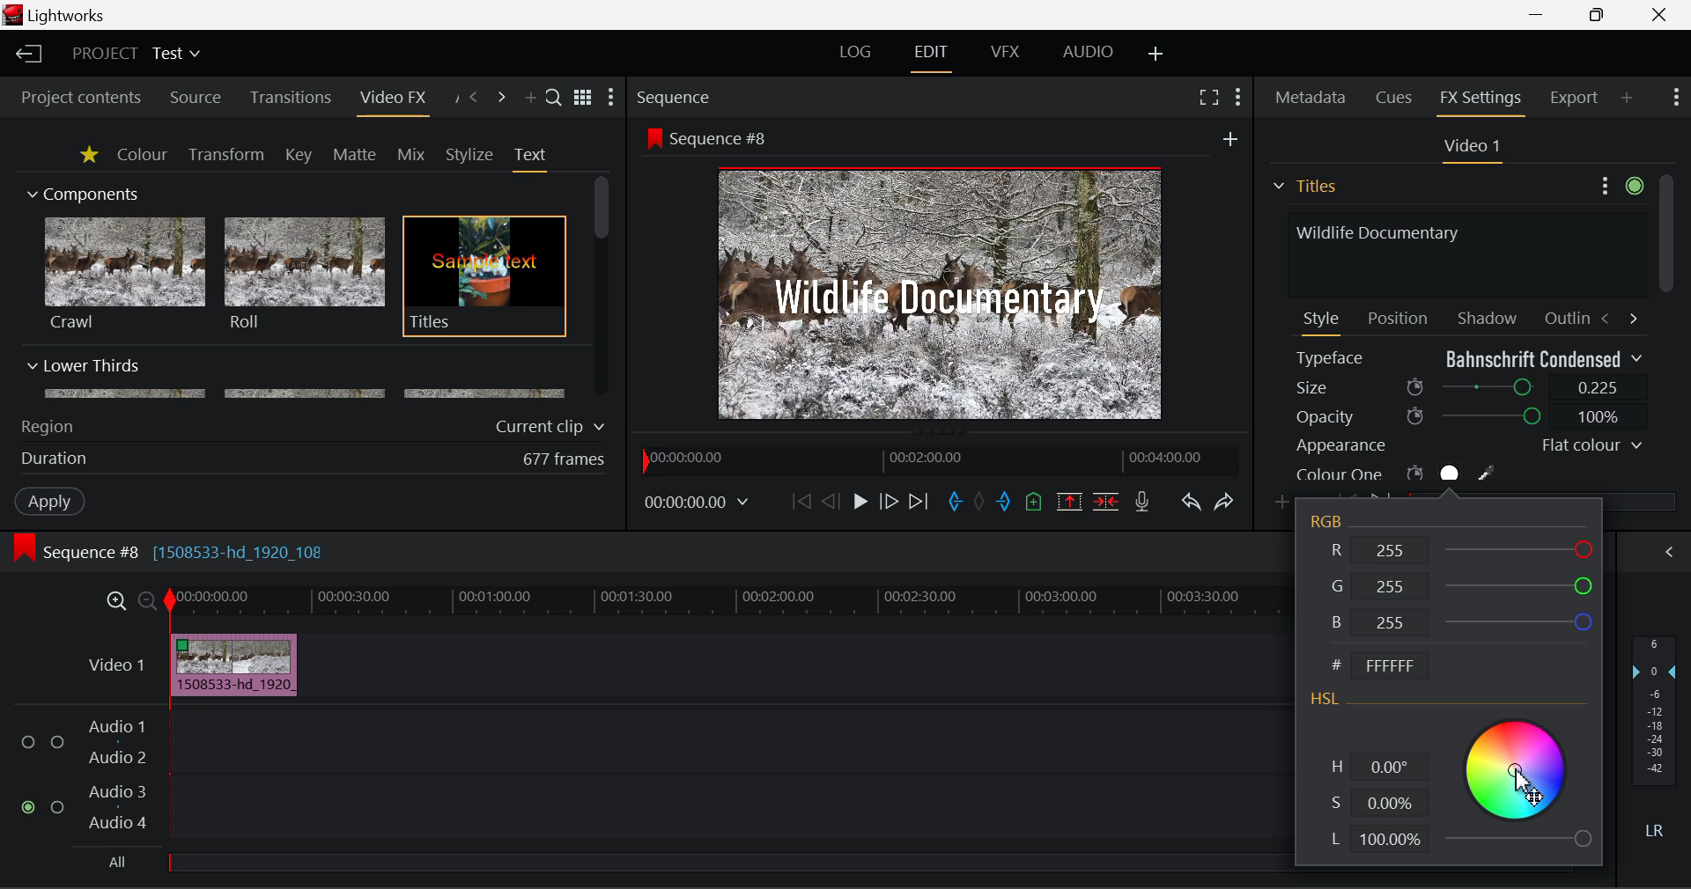  I want to click on Text Input Field, so click(1462, 253).